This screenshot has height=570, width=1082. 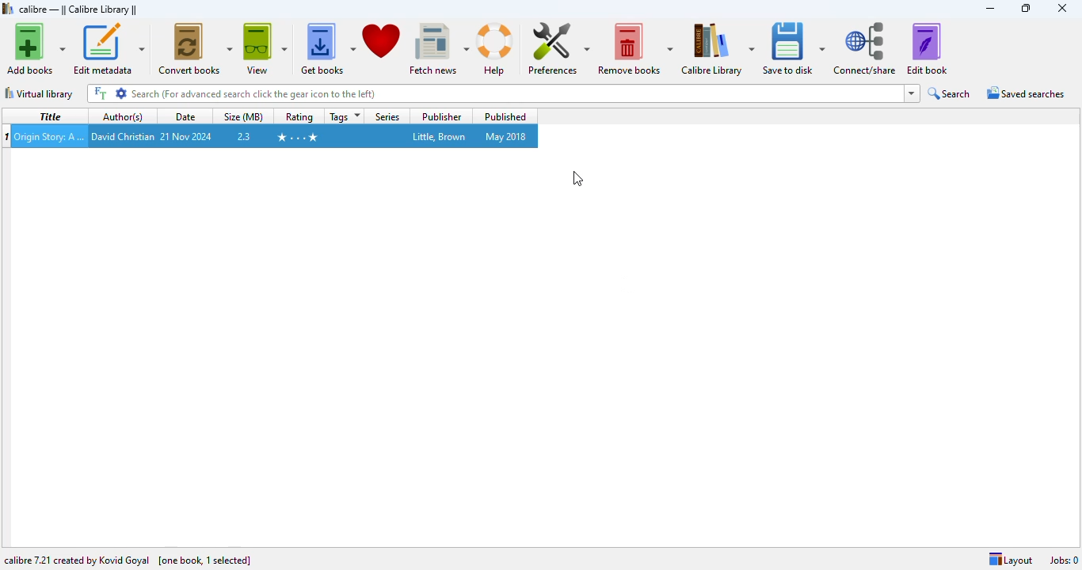 What do you see at coordinates (51, 116) in the screenshot?
I see `title` at bounding box center [51, 116].